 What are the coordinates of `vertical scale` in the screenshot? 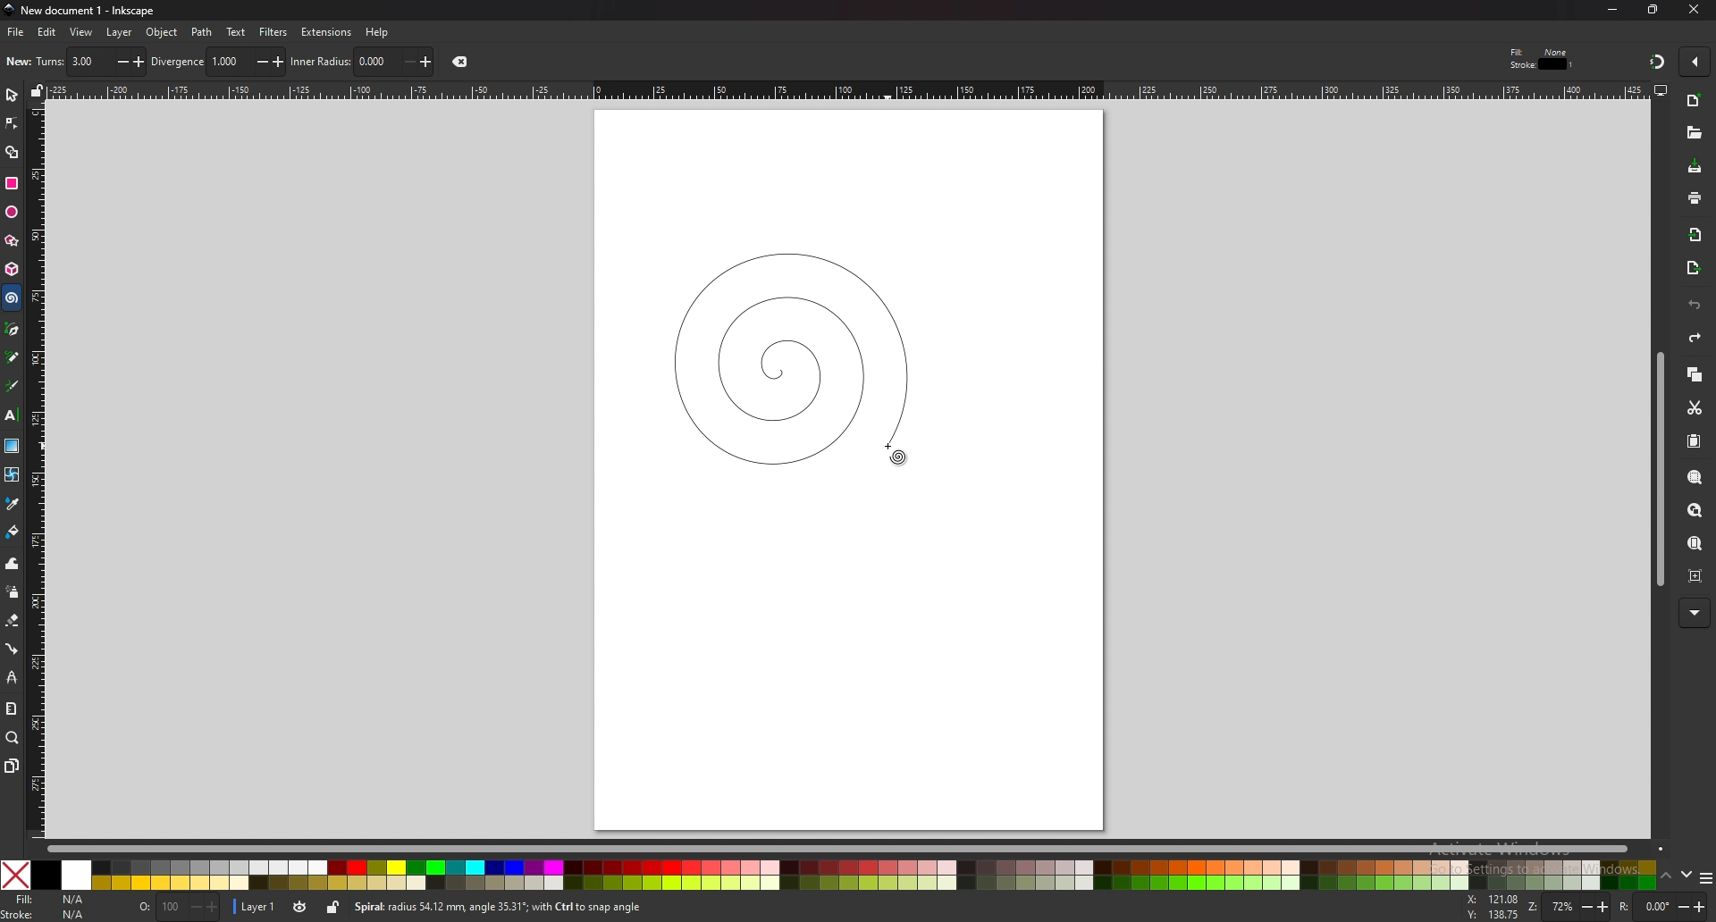 It's located at (36, 470).